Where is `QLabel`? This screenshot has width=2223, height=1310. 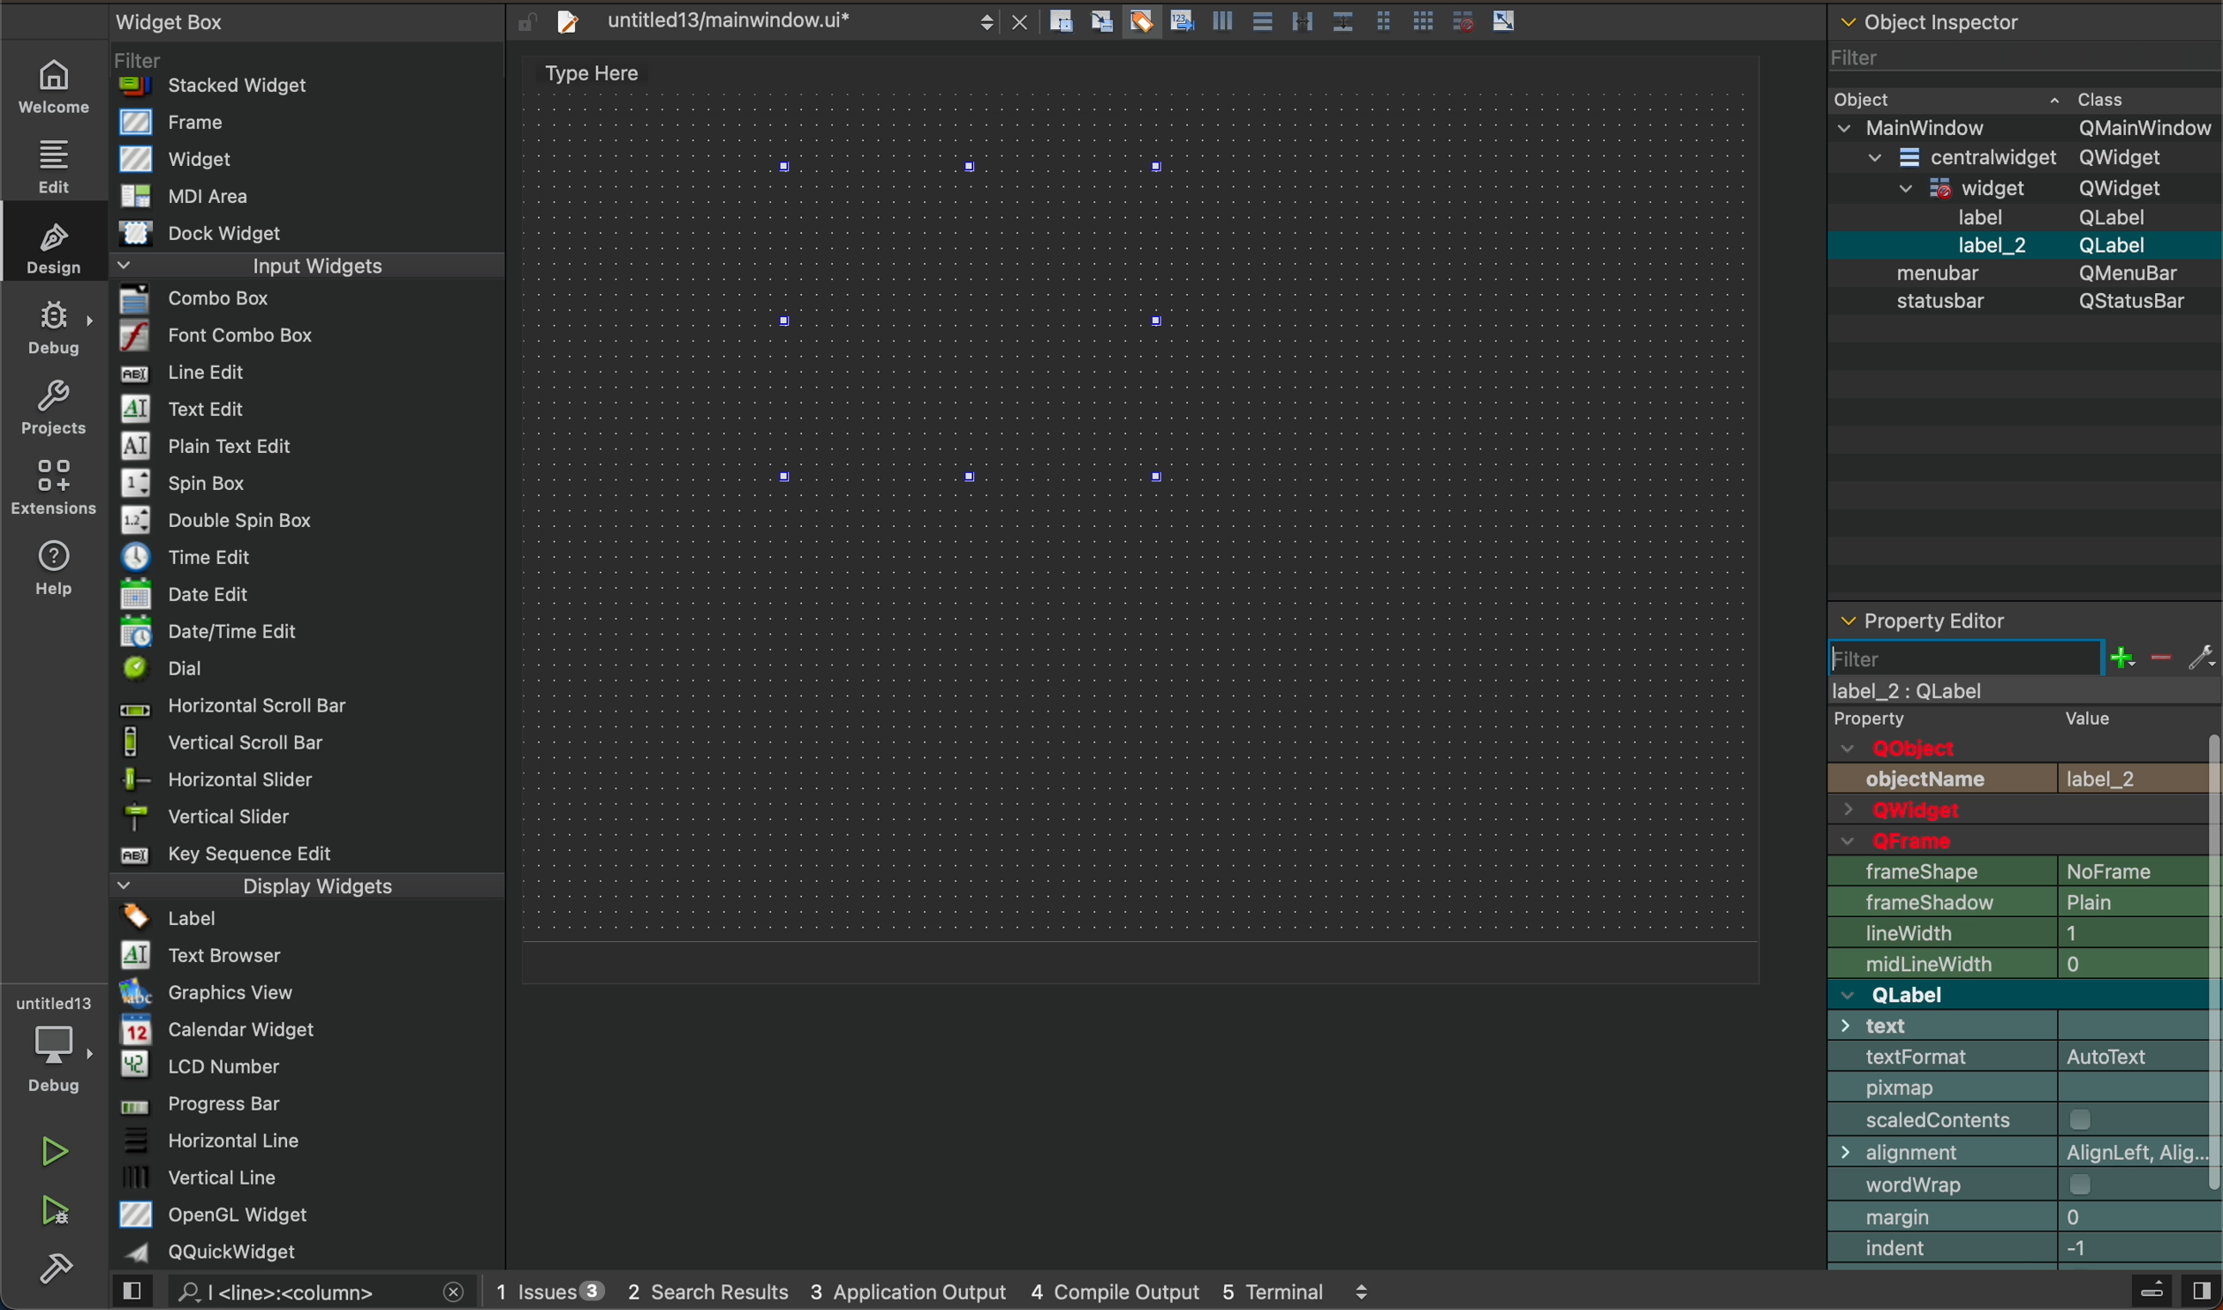
QLabel is located at coordinates (2010, 993).